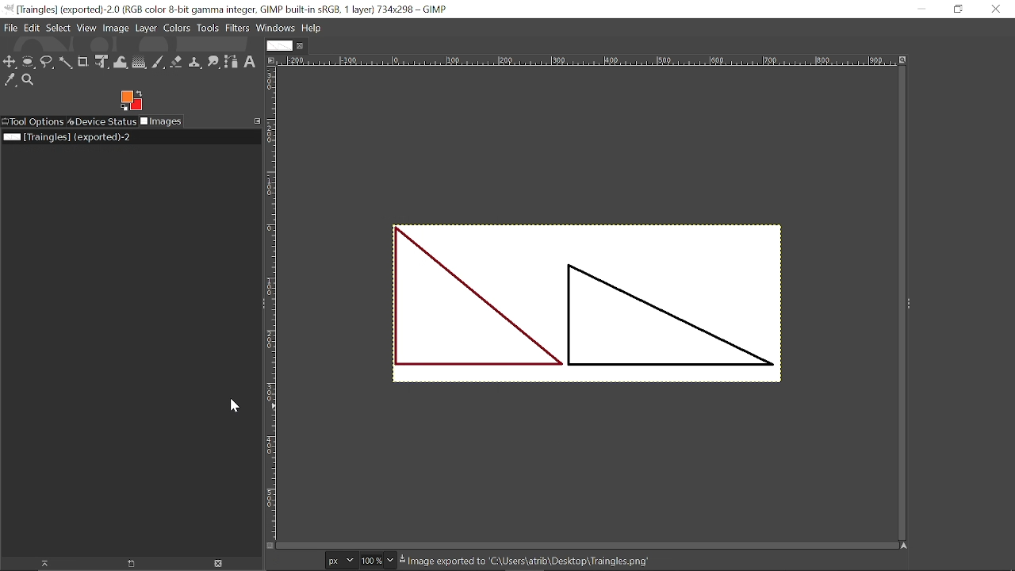 The height and width of the screenshot is (571, 1015). What do you see at coordinates (82, 63) in the screenshot?
I see `Crop tool` at bounding box center [82, 63].